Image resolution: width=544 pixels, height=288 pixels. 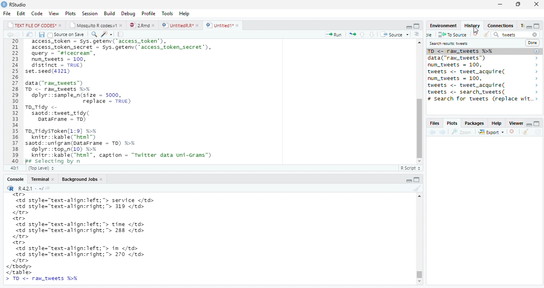 I want to click on ©) Untitied1*, so click(x=225, y=26).